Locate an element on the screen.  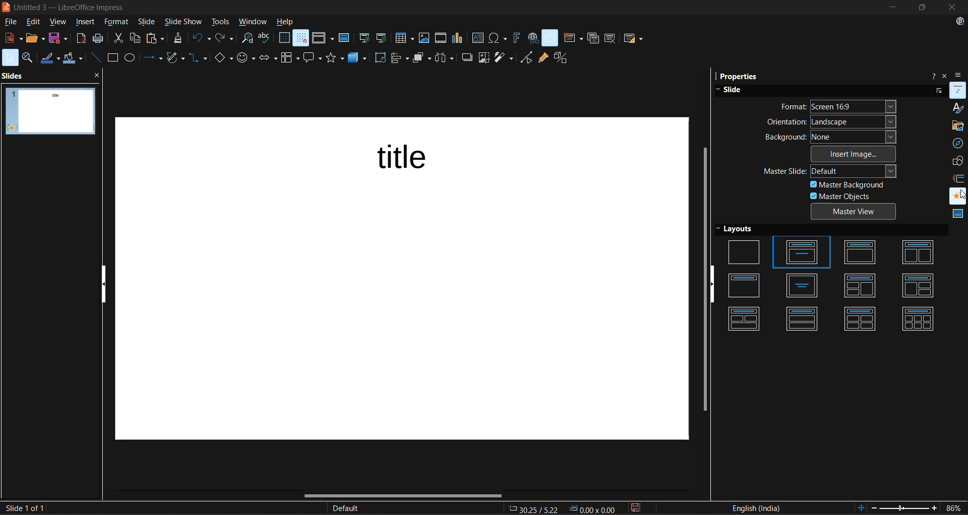
layouts is located at coordinates (740, 230).